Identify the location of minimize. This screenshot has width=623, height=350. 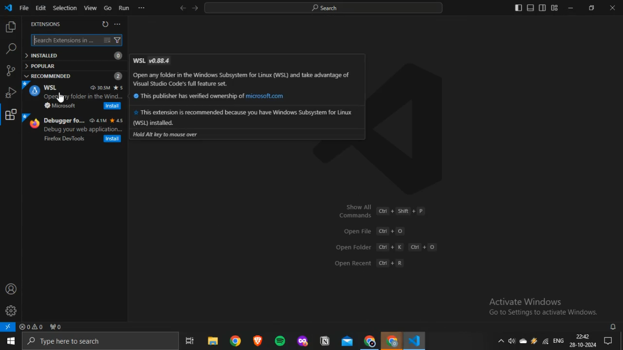
(570, 8).